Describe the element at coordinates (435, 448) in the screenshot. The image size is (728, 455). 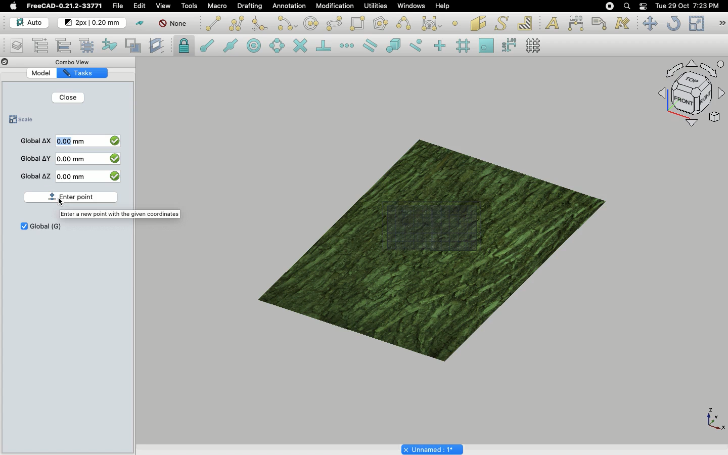
I see `Untitled` at that location.